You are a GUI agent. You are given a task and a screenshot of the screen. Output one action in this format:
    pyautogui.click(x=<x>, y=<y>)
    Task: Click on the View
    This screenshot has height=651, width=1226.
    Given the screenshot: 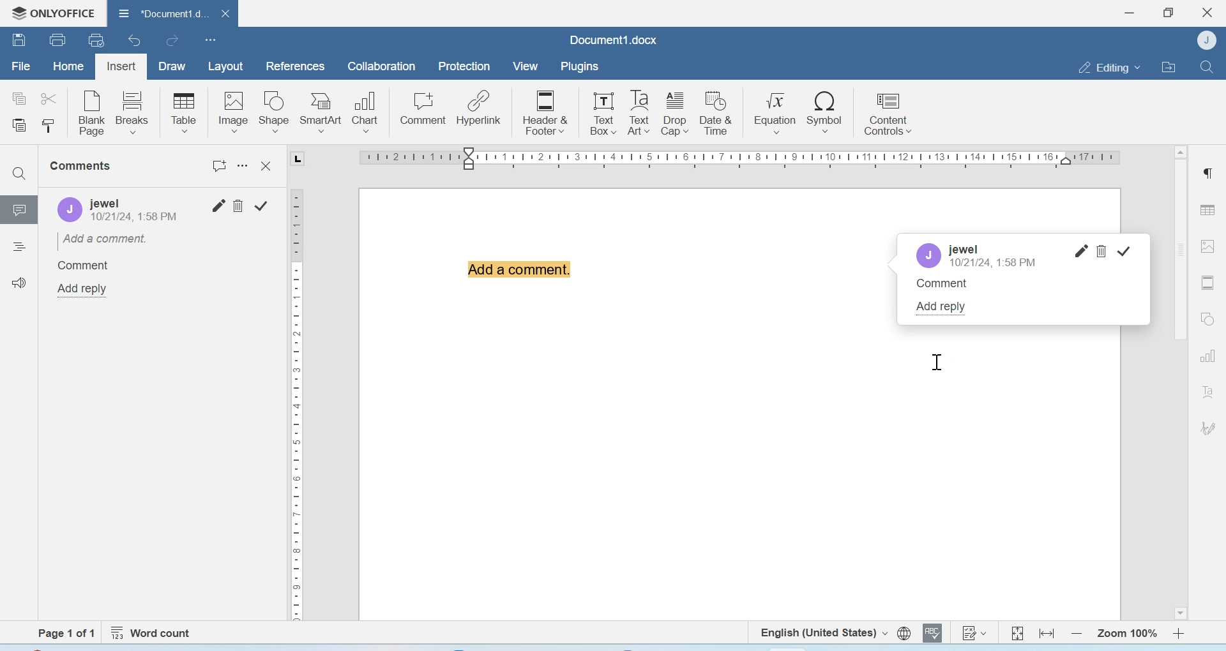 What is the action you would take?
    pyautogui.click(x=524, y=67)
    